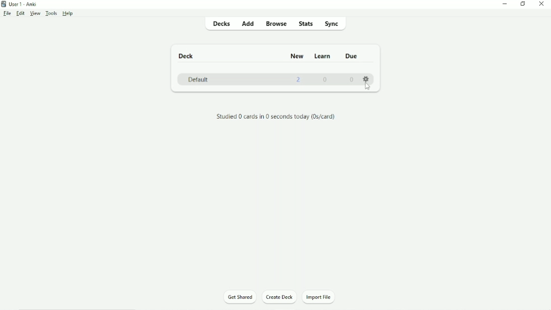 Image resolution: width=551 pixels, height=310 pixels. I want to click on Studied 0 cards in 0 seconds today., so click(276, 116).